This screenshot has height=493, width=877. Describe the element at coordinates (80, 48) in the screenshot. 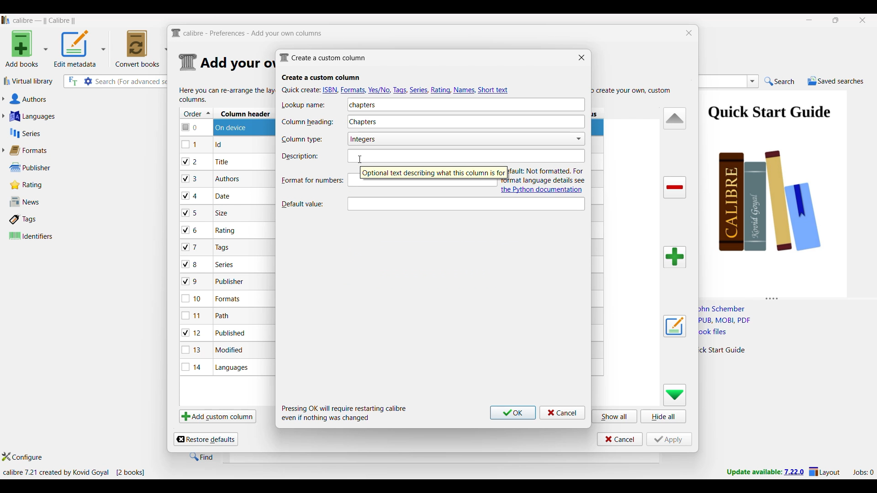

I see `Options to edit metadata` at that location.